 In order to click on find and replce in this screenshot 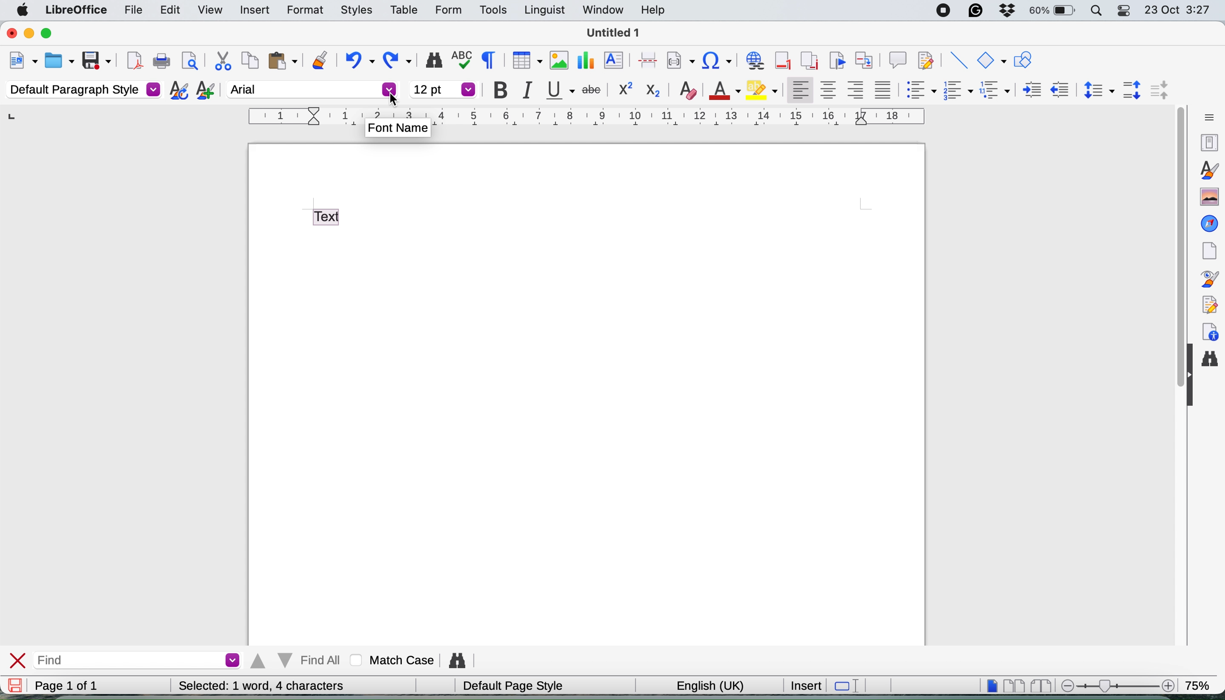, I will do `click(455, 661)`.